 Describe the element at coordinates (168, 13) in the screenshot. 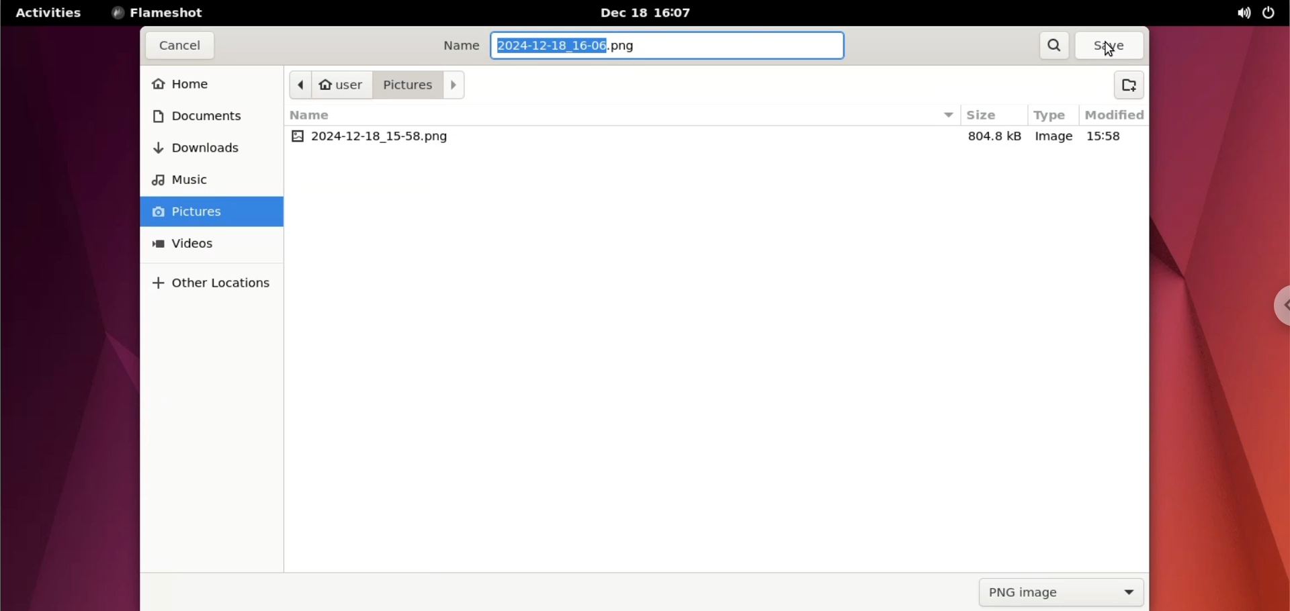

I see `flameshot menu` at that location.